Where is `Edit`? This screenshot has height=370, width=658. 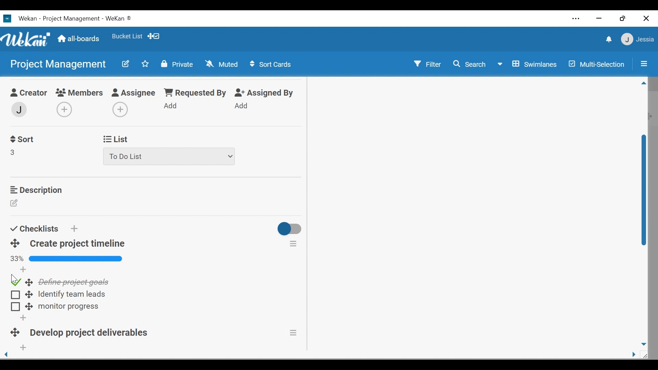 Edit is located at coordinates (15, 204).